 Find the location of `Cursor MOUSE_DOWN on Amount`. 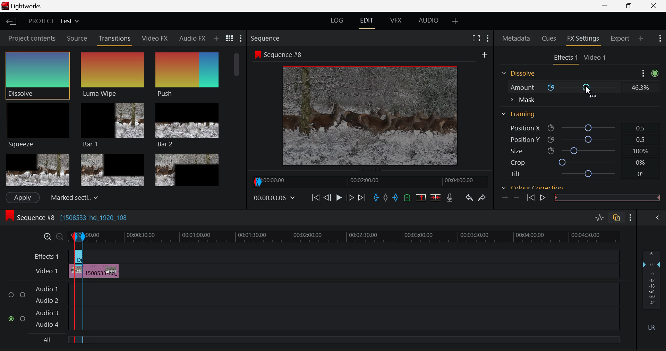

Cursor MOUSE_DOWN on Amount is located at coordinates (578, 87).